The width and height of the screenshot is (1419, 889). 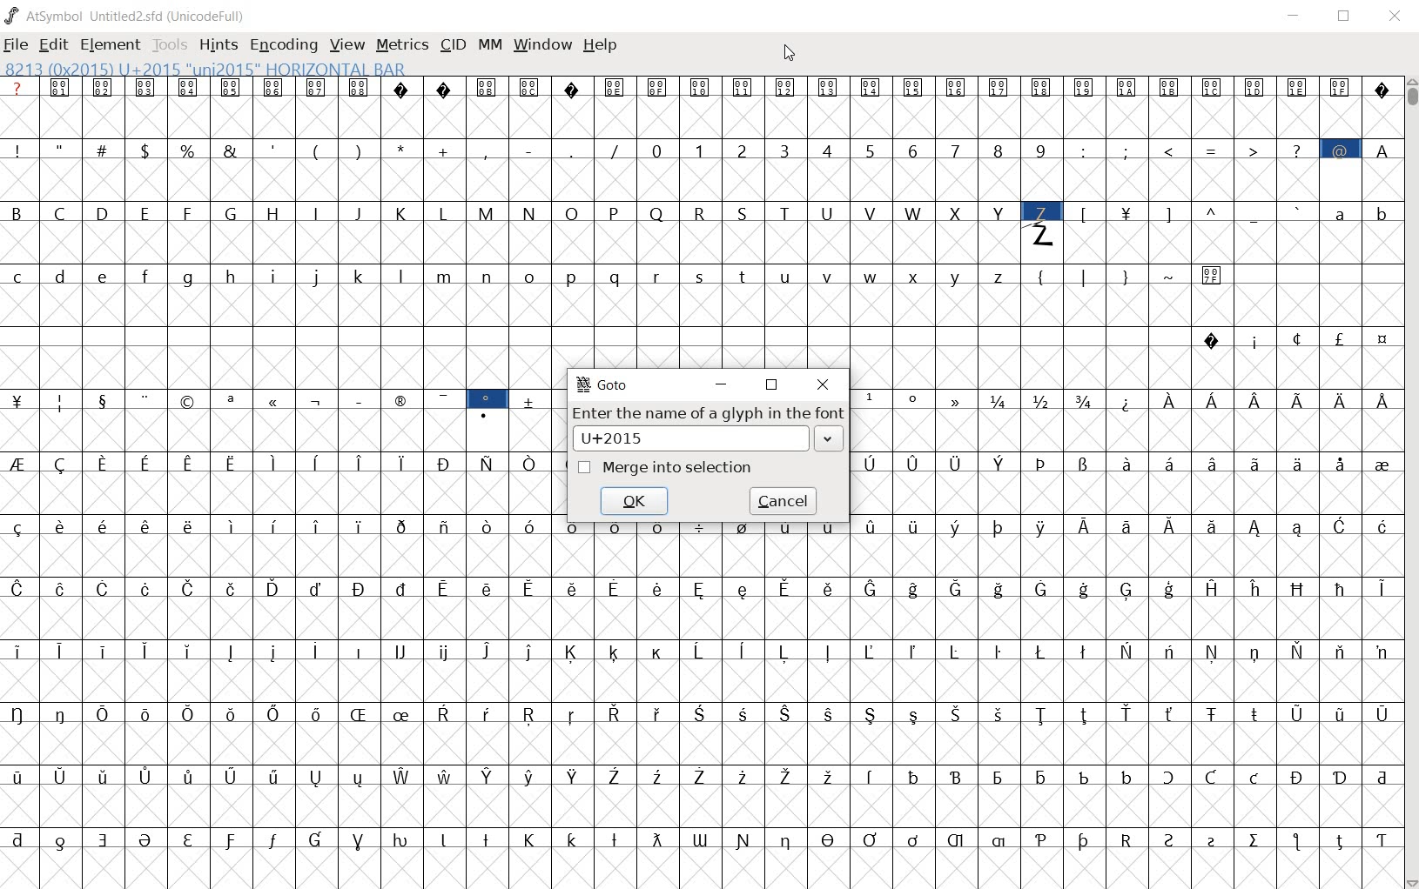 I want to click on OK, so click(x=636, y=501).